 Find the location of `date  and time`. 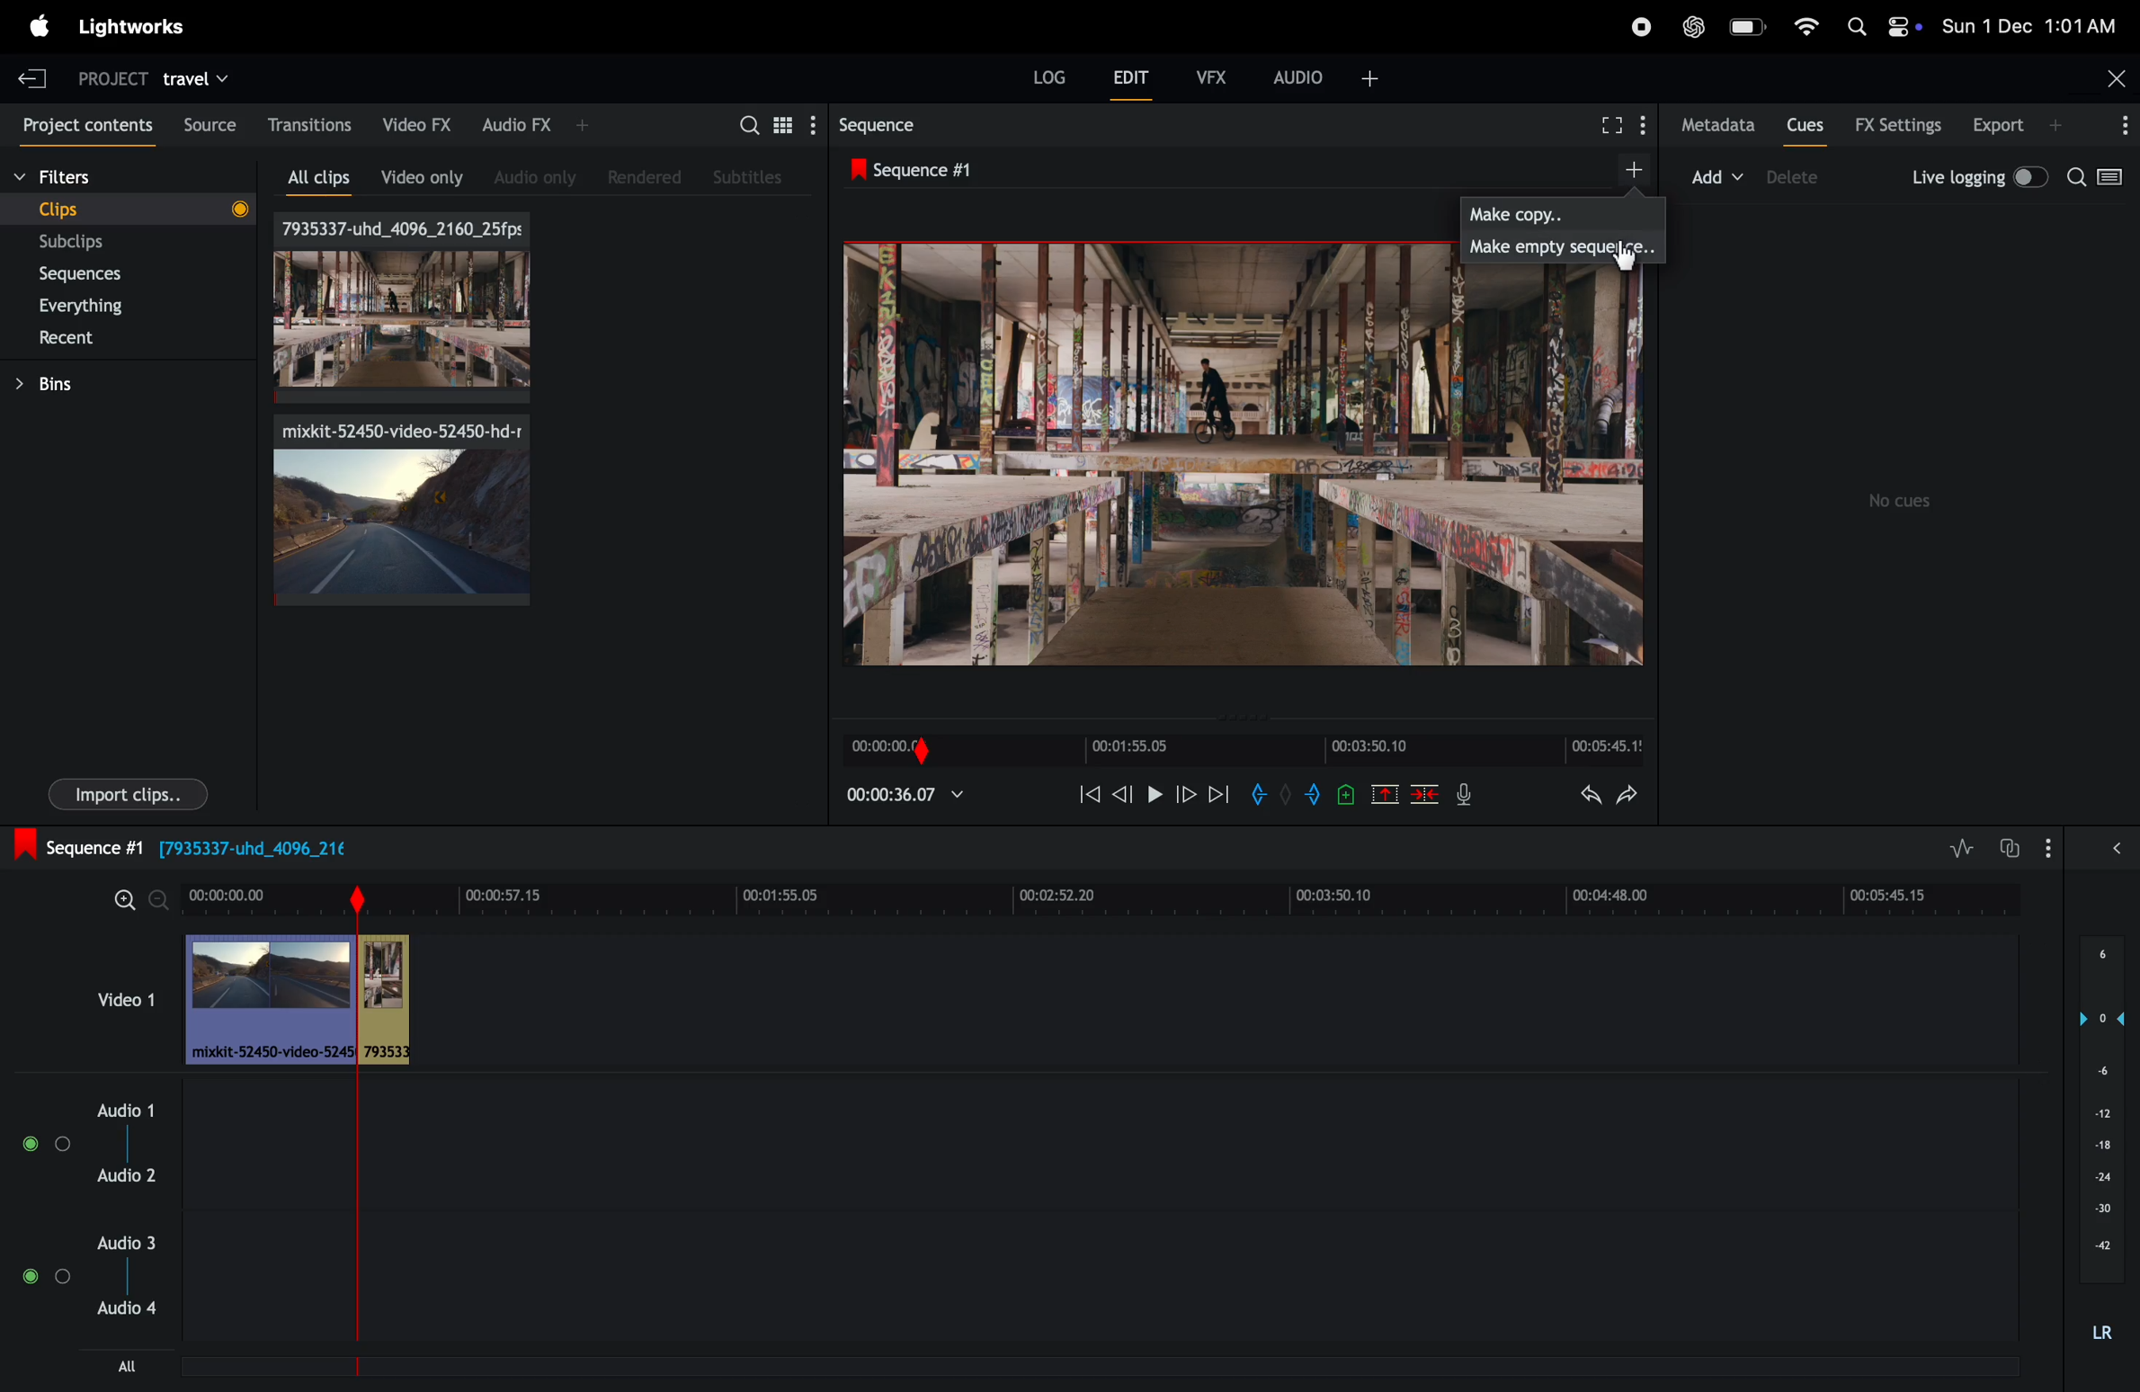

date  and time is located at coordinates (2029, 22).